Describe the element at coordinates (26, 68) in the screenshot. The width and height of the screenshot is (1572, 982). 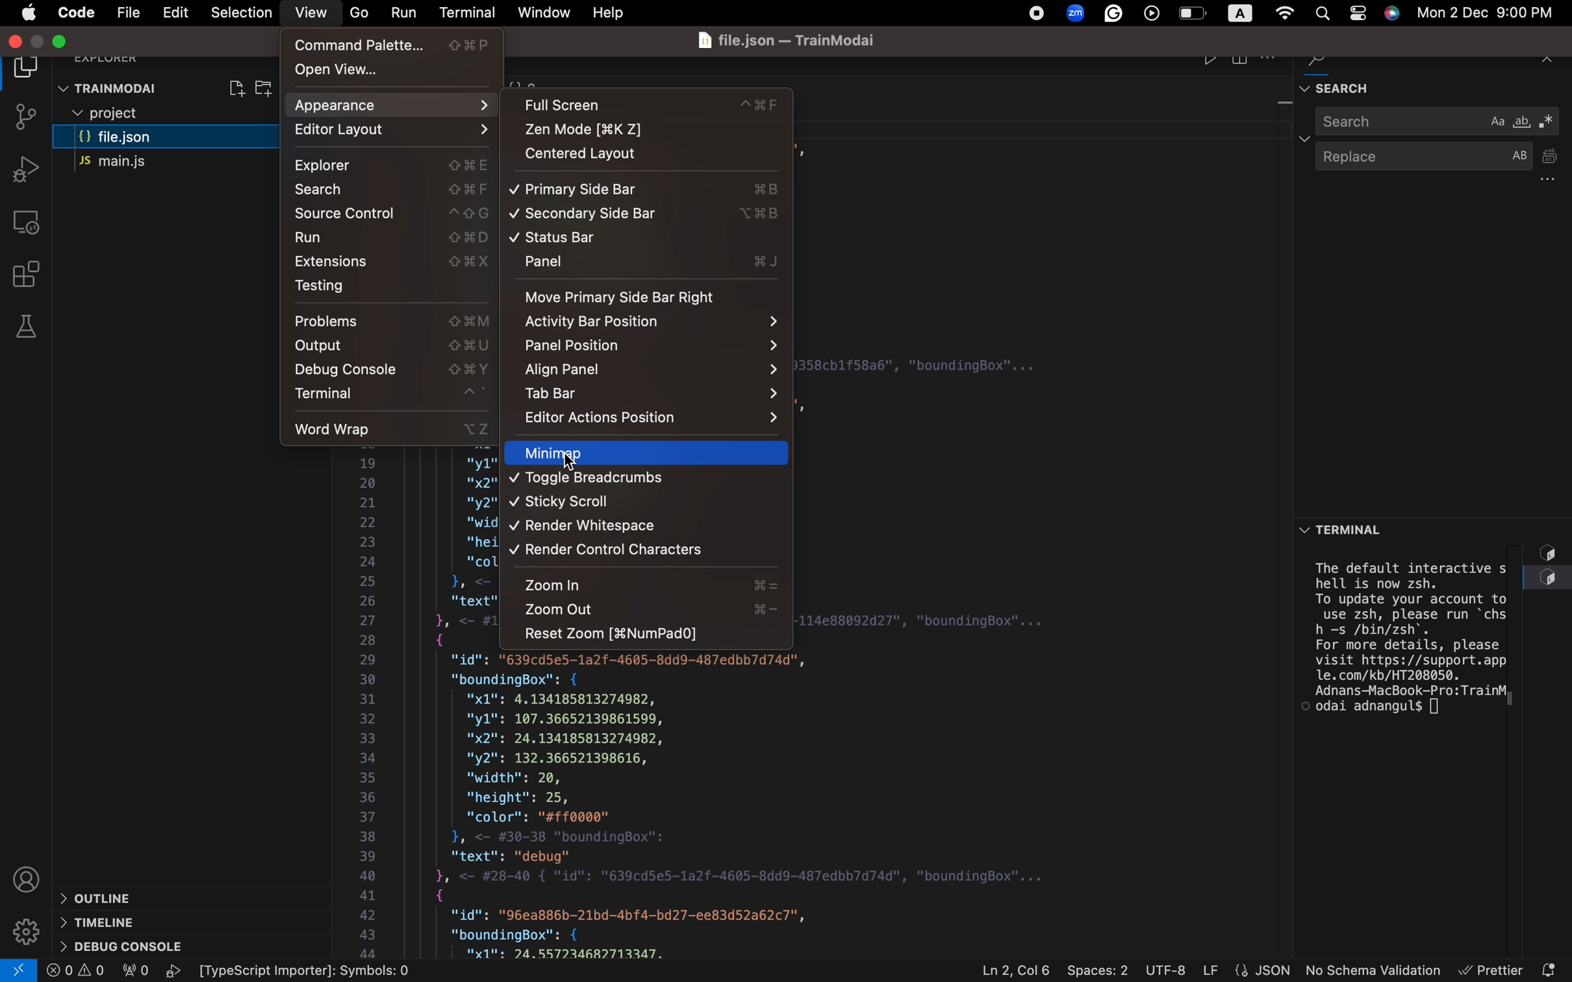
I see `file explorer ` at that location.